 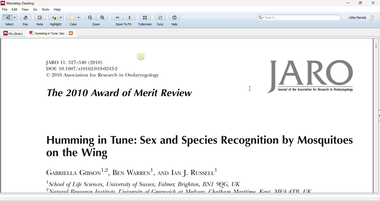 I want to click on highlight, so click(x=56, y=20).